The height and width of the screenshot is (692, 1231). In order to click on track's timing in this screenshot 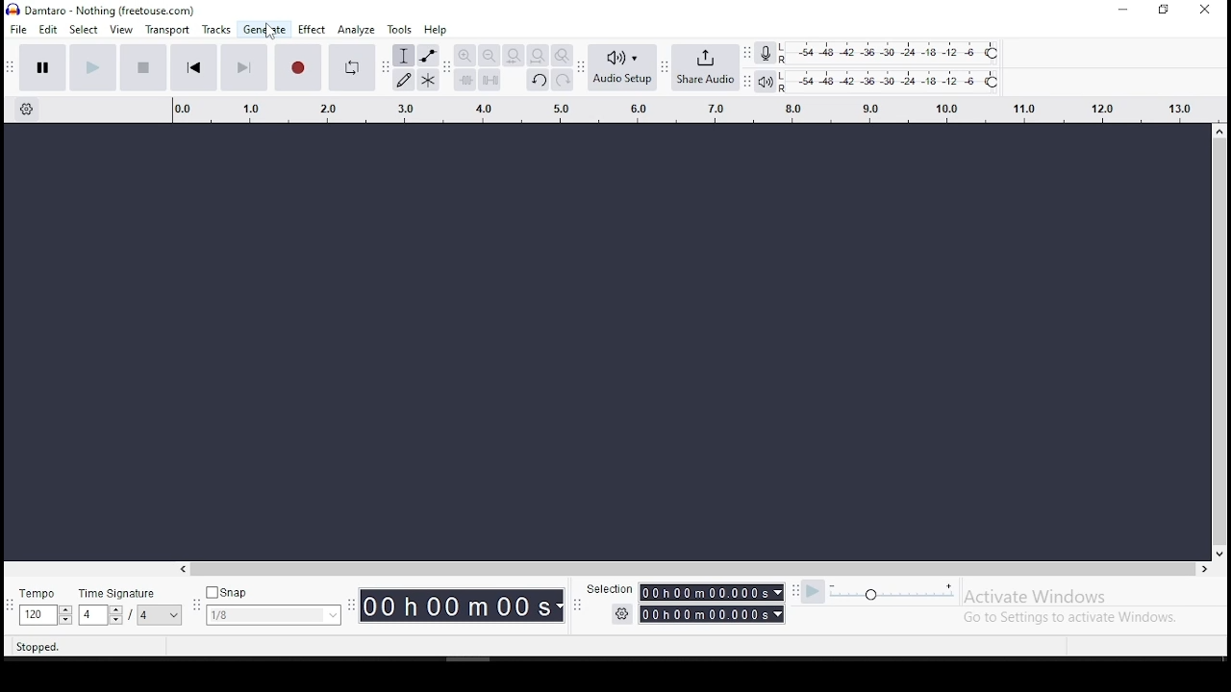, I will do `click(691, 108)`.